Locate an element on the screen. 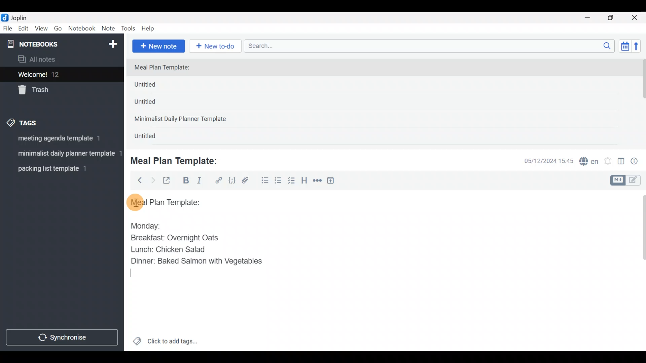 This screenshot has width=646, height=363. Meal Plan Template: is located at coordinates (166, 68).